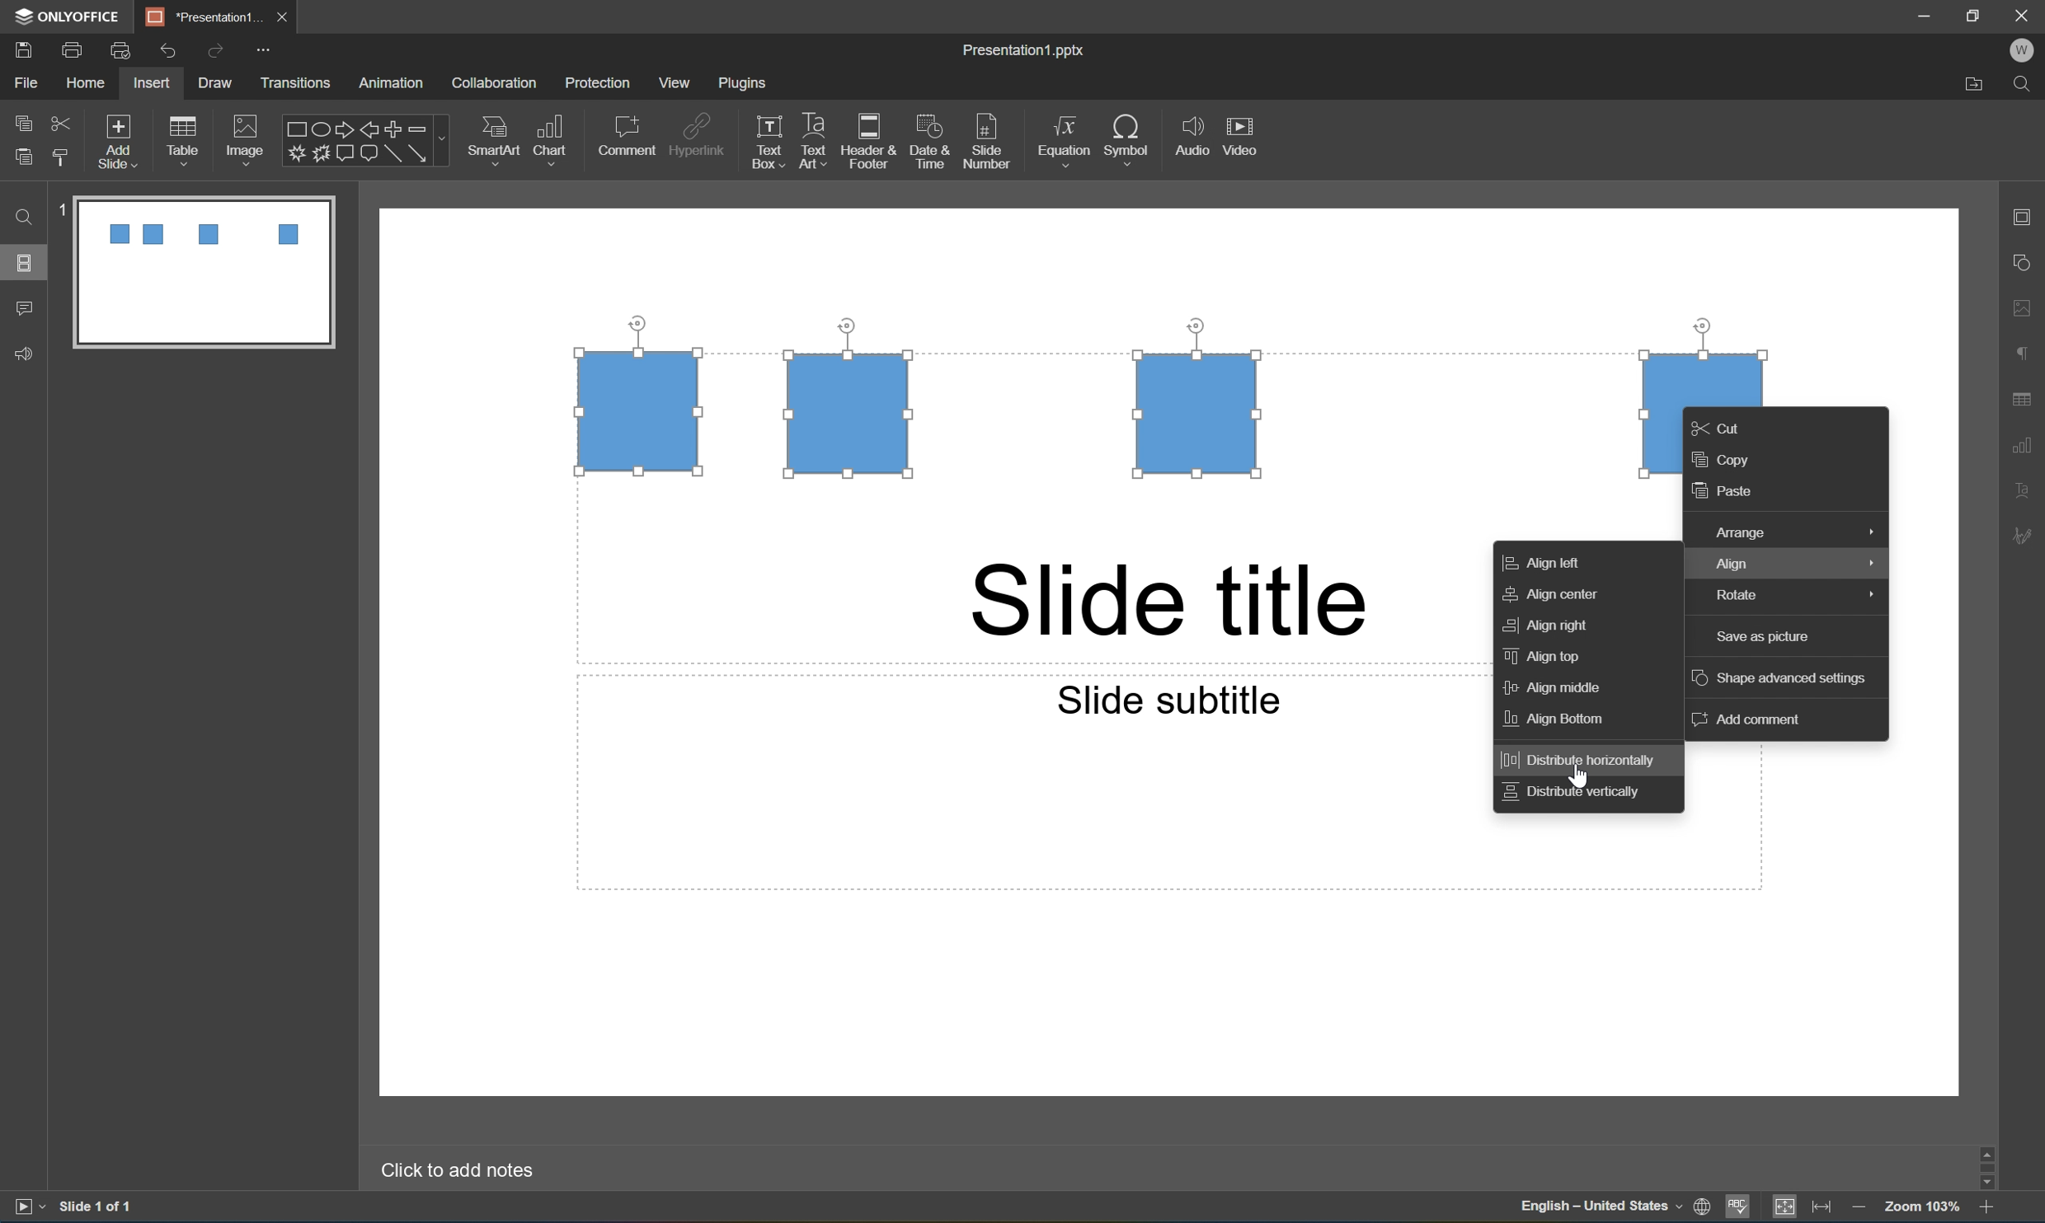  Describe the element at coordinates (1587, 757) in the screenshot. I see `distribute horizontally` at that location.